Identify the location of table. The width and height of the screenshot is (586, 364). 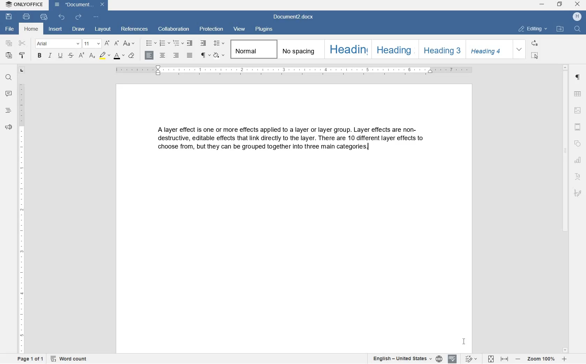
(578, 94).